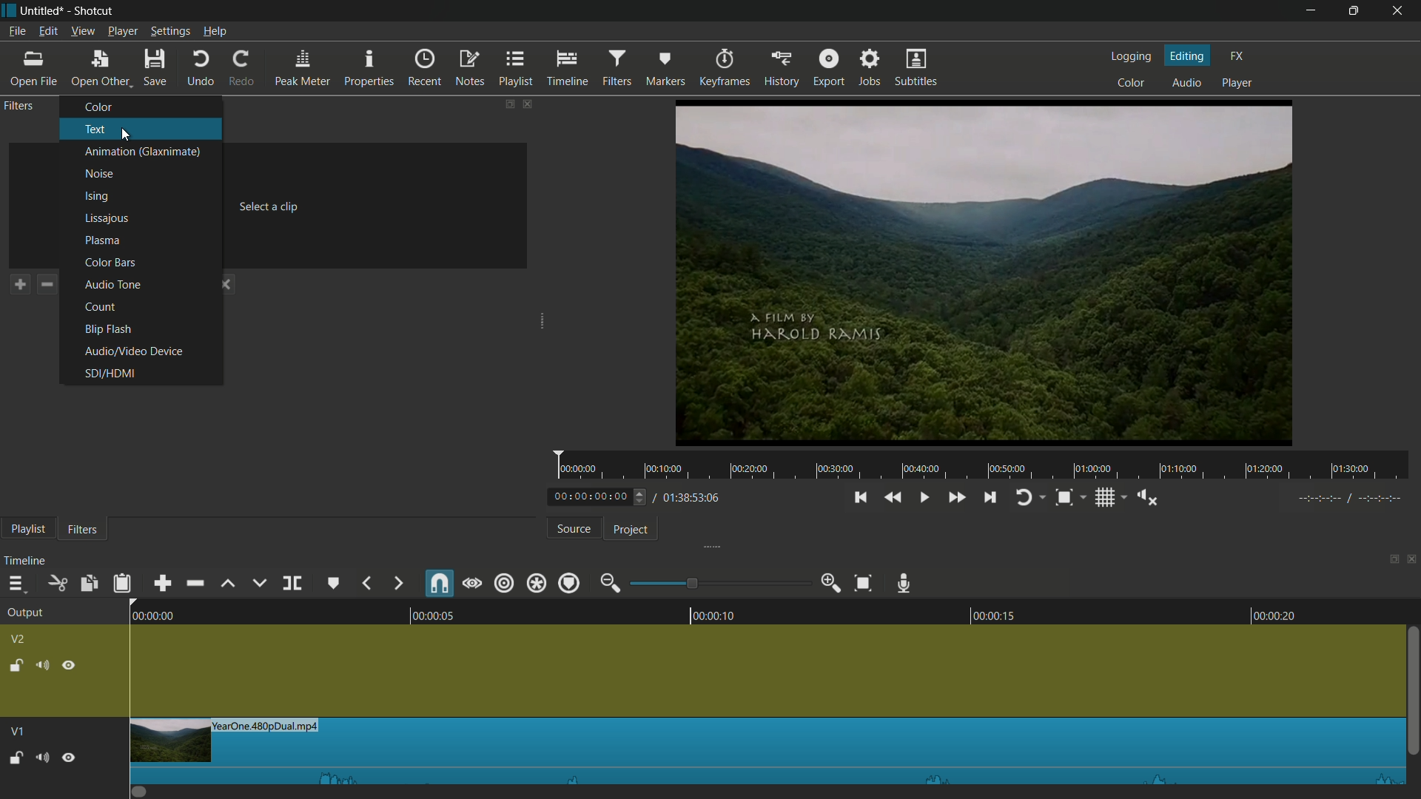  I want to click on undo, so click(201, 69).